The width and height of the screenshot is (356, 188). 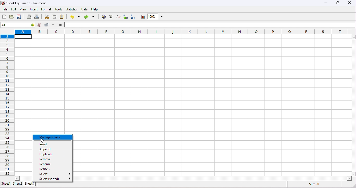 What do you see at coordinates (34, 10) in the screenshot?
I see `insert` at bounding box center [34, 10].